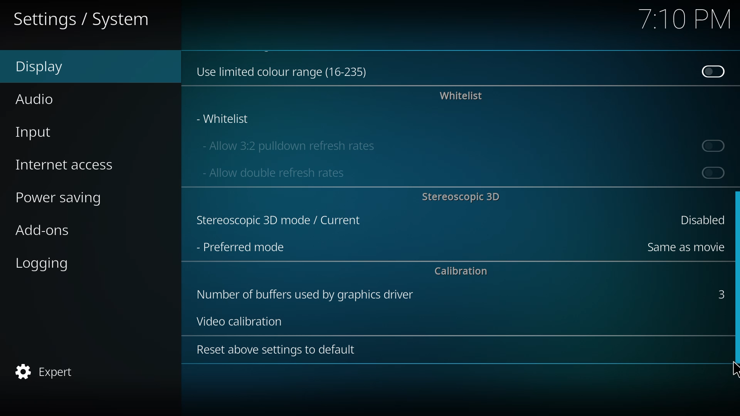 The width and height of the screenshot is (740, 416). I want to click on disabled, so click(711, 71).